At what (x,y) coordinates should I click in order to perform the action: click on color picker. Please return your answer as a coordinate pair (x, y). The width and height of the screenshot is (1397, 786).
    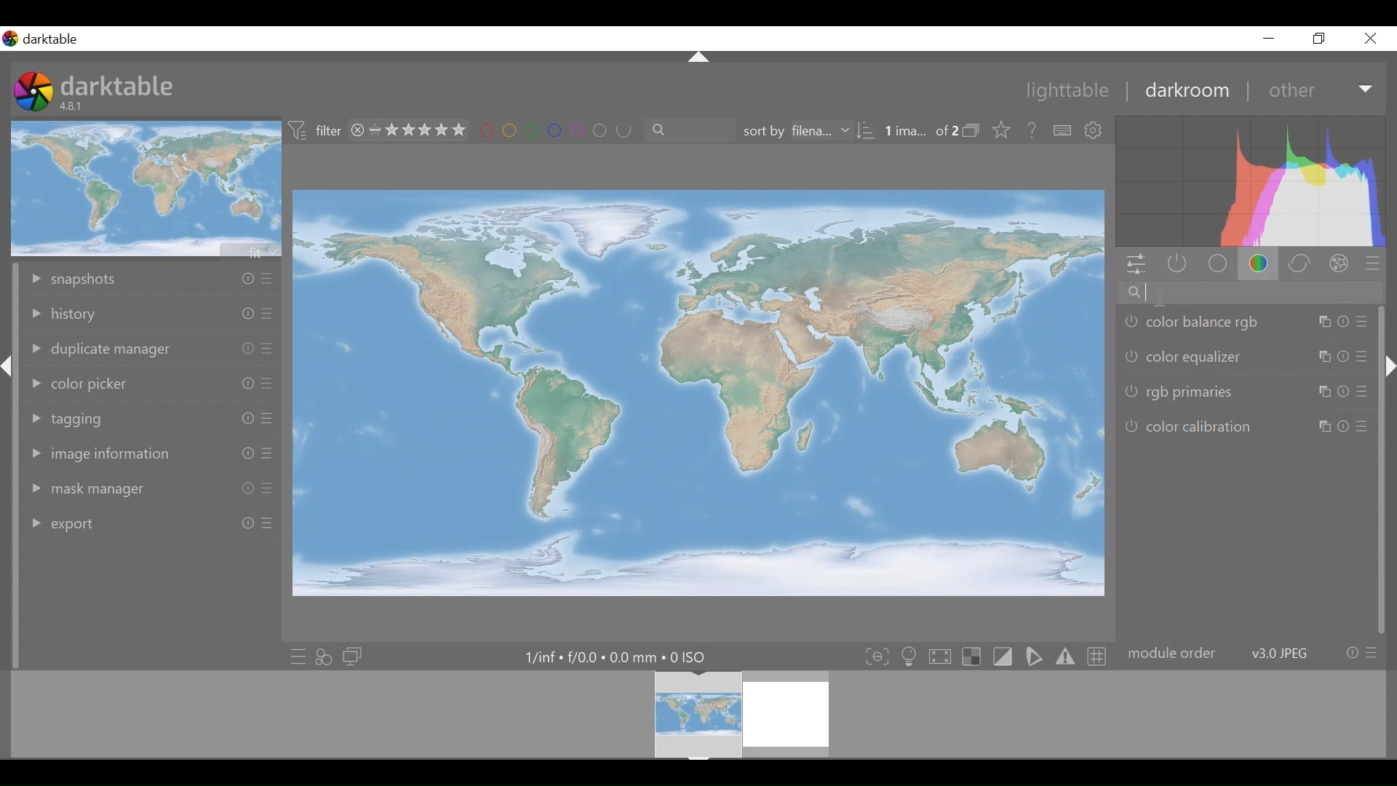
    Looking at the image, I should click on (151, 384).